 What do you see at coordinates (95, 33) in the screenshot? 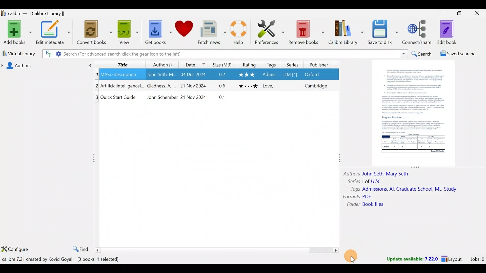
I see `Convert books` at bounding box center [95, 33].